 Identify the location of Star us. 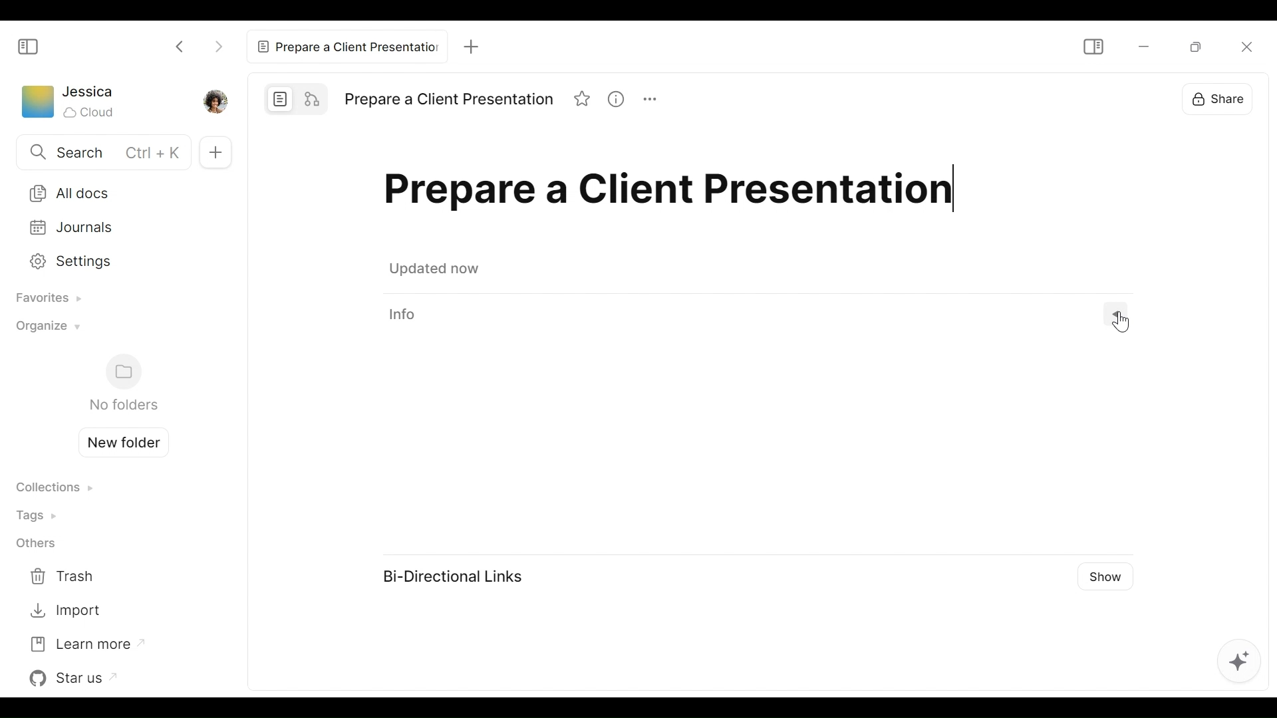
(76, 678).